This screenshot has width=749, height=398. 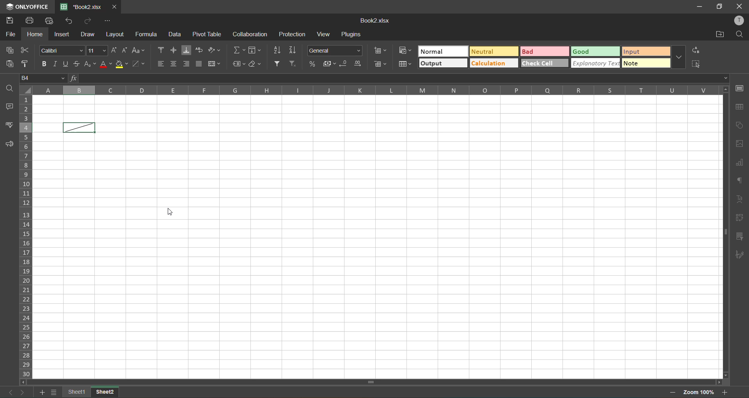 What do you see at coordinates (28, 51) in the screenshot?
I see `cut` at bounding box center [28, 51].